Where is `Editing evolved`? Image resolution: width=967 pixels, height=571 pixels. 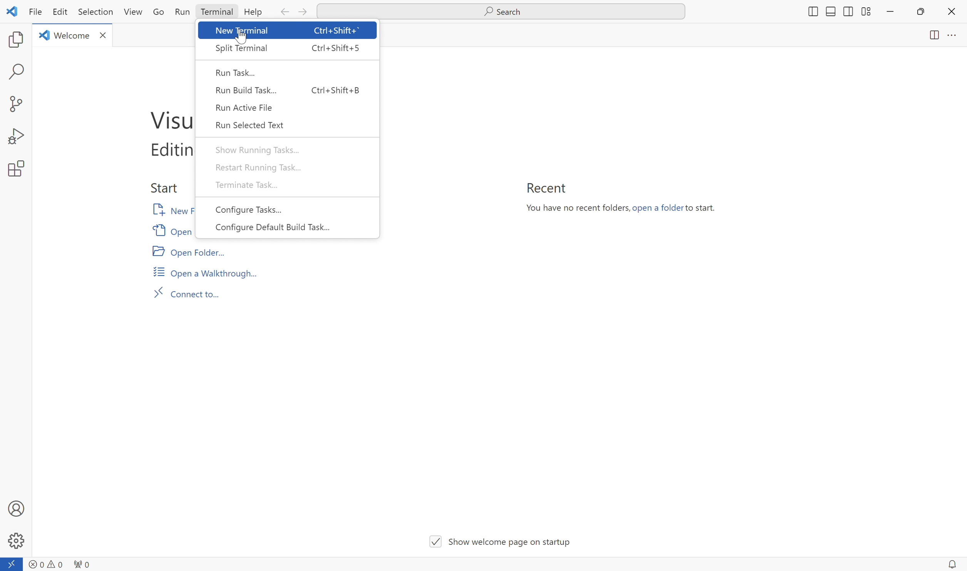
Editing evolved is located at coordinates (167, 151).